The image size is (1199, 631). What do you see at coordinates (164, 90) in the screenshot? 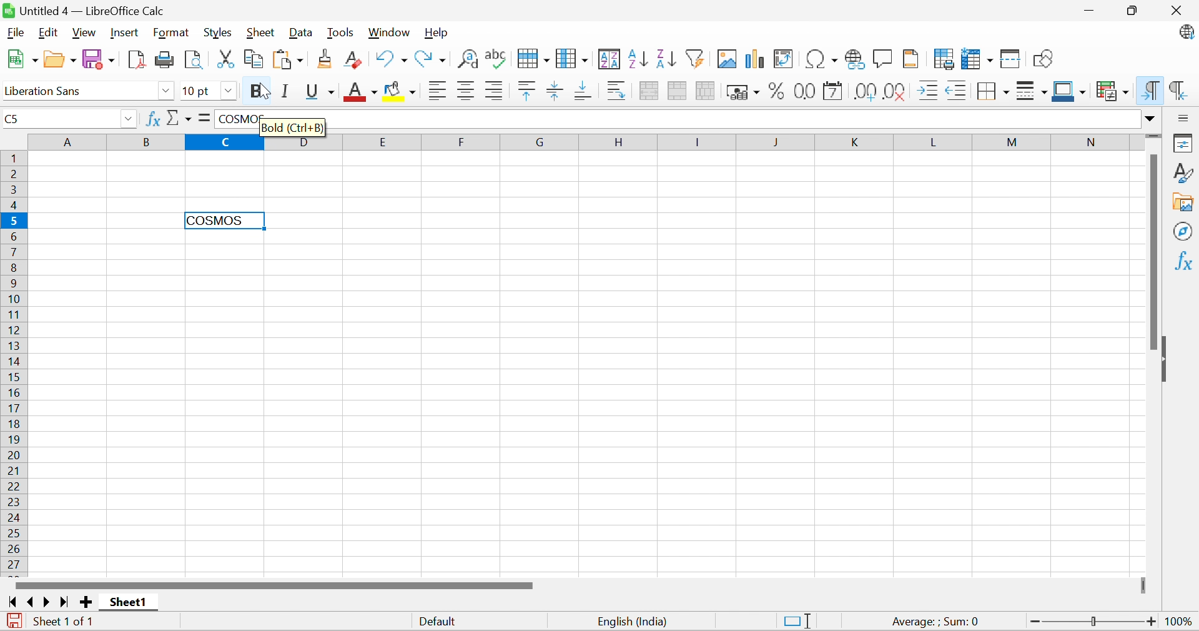
I see `Drop Down` at bounding box center [164, 90].